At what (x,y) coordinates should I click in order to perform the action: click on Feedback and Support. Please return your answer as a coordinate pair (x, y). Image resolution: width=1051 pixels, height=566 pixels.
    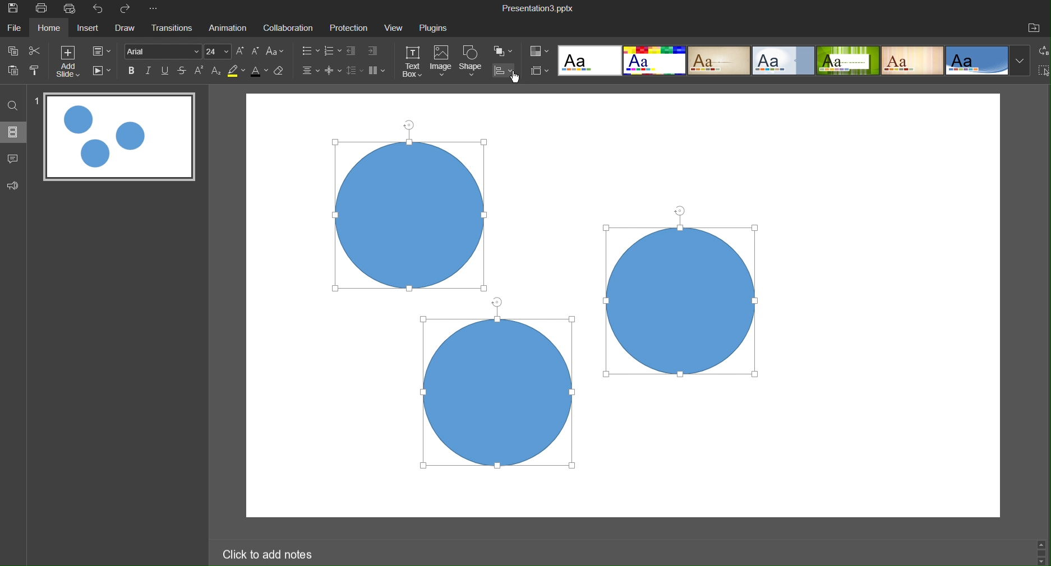
    Looking at the image, I should click on (12, 184).